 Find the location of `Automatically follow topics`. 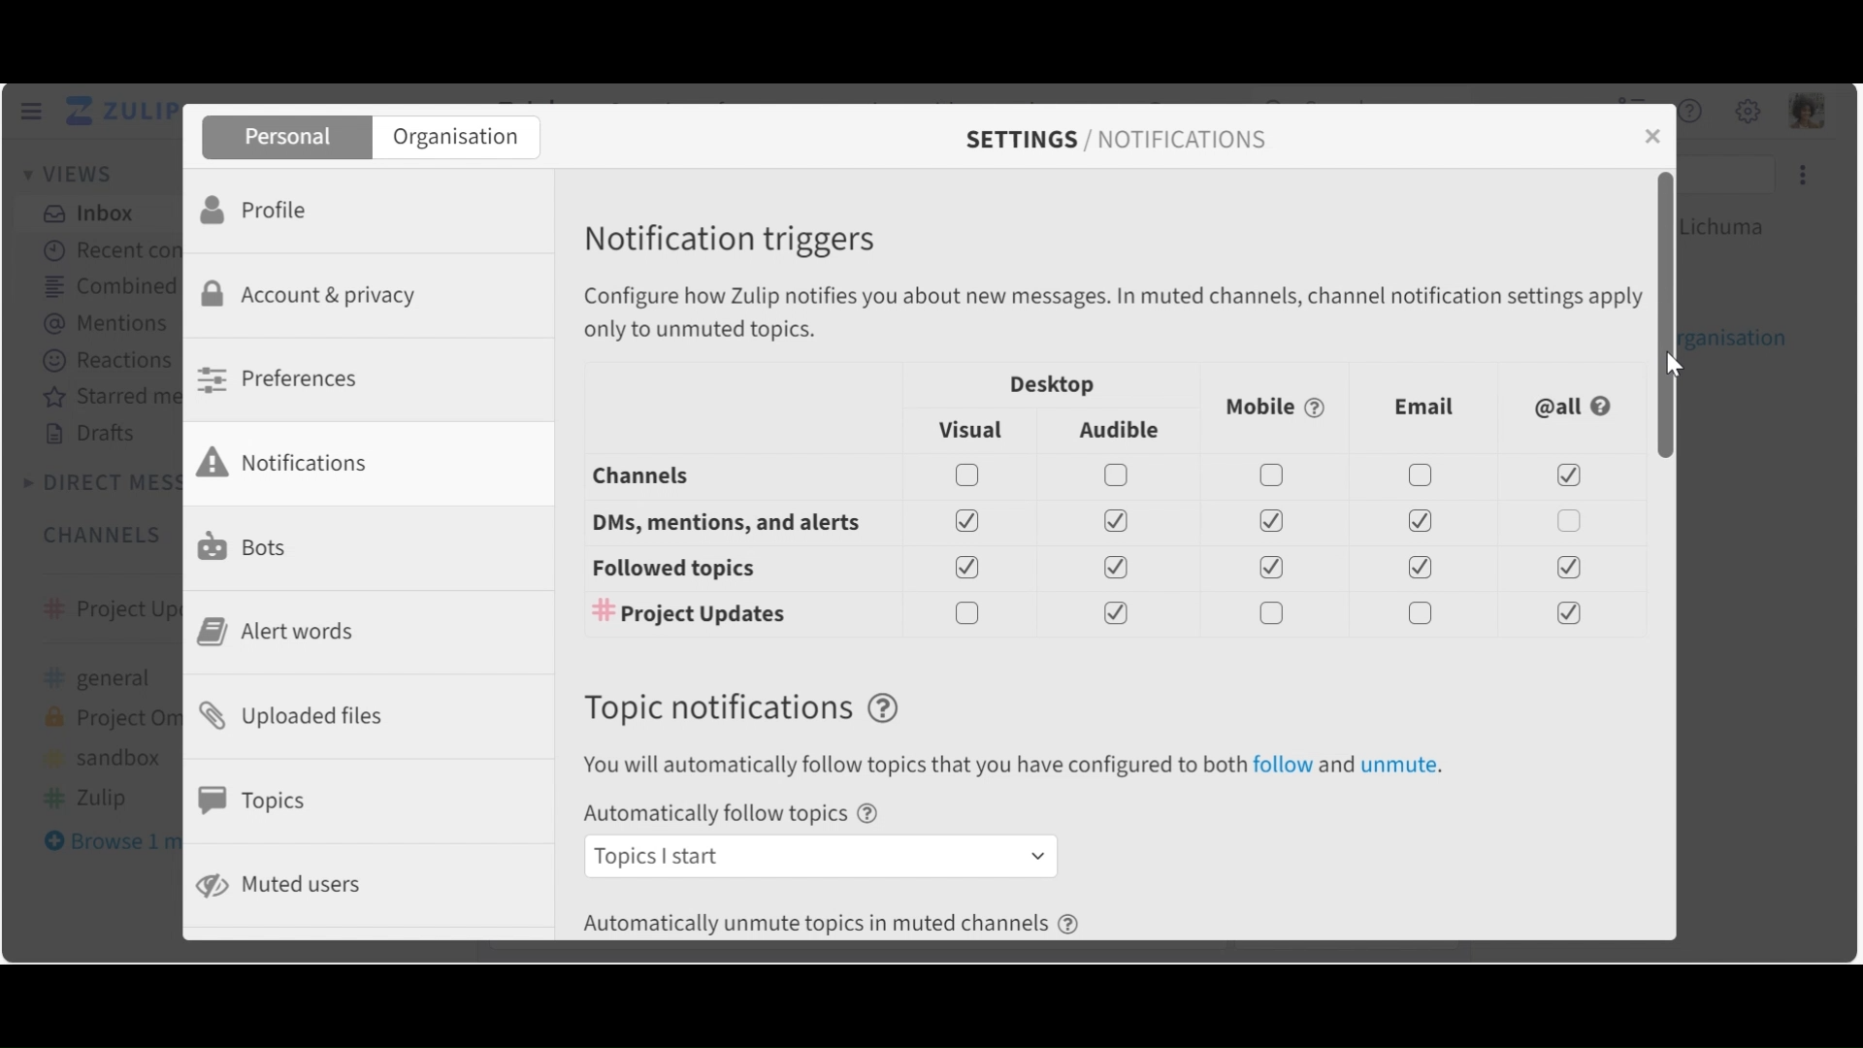

Automatically follow topics is located at coordinates (737, 816).